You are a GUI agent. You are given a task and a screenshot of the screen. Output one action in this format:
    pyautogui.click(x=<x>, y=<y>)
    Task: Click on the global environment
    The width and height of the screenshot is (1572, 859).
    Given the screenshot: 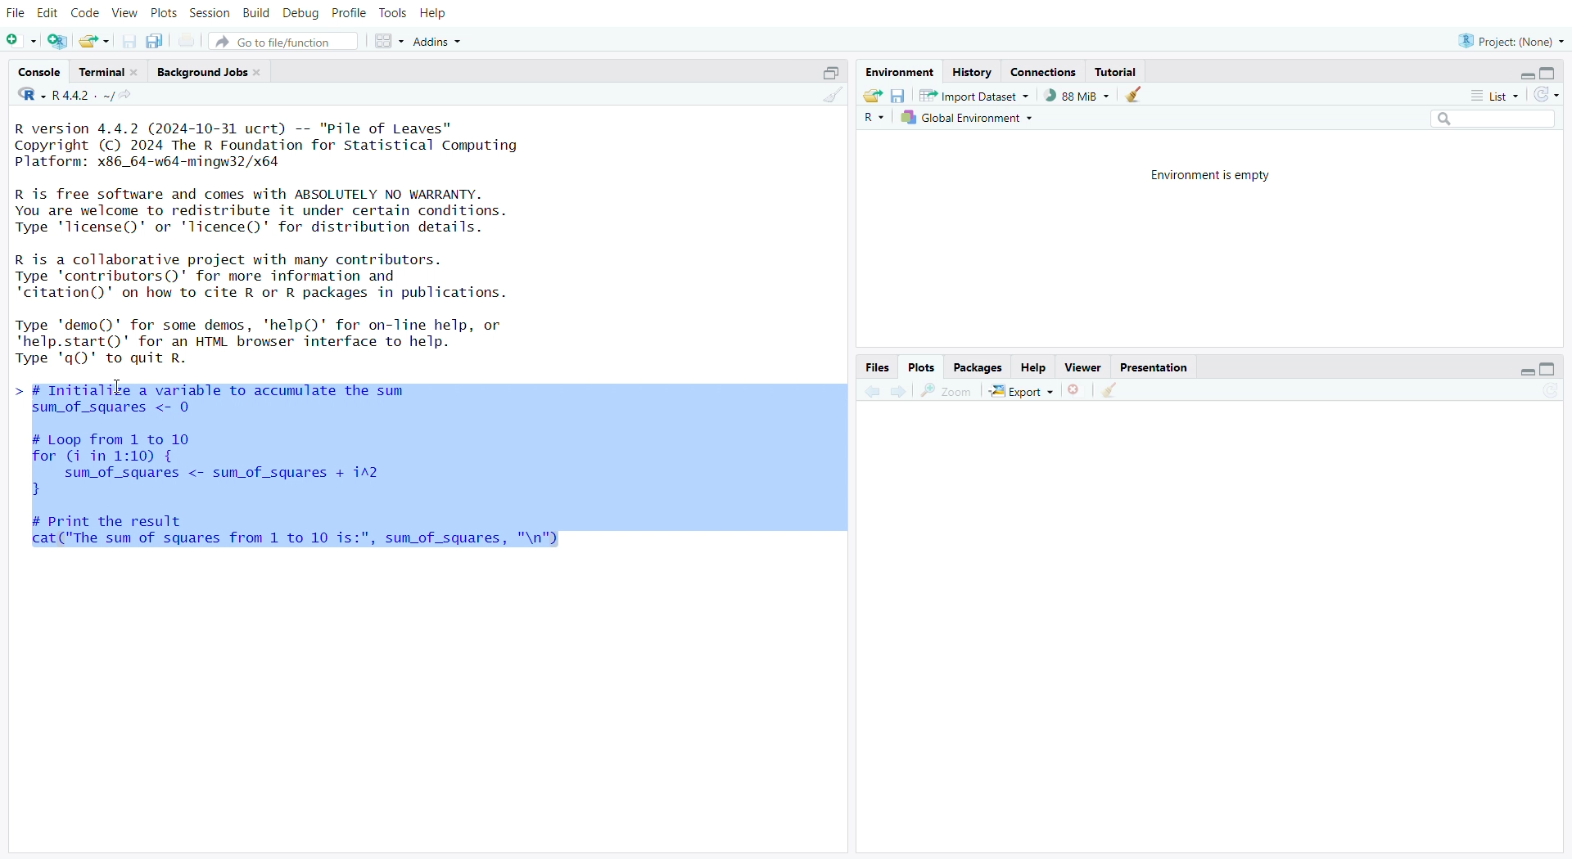 What is the action you would take?
    pyautogui.click(x=970, y=119)
    